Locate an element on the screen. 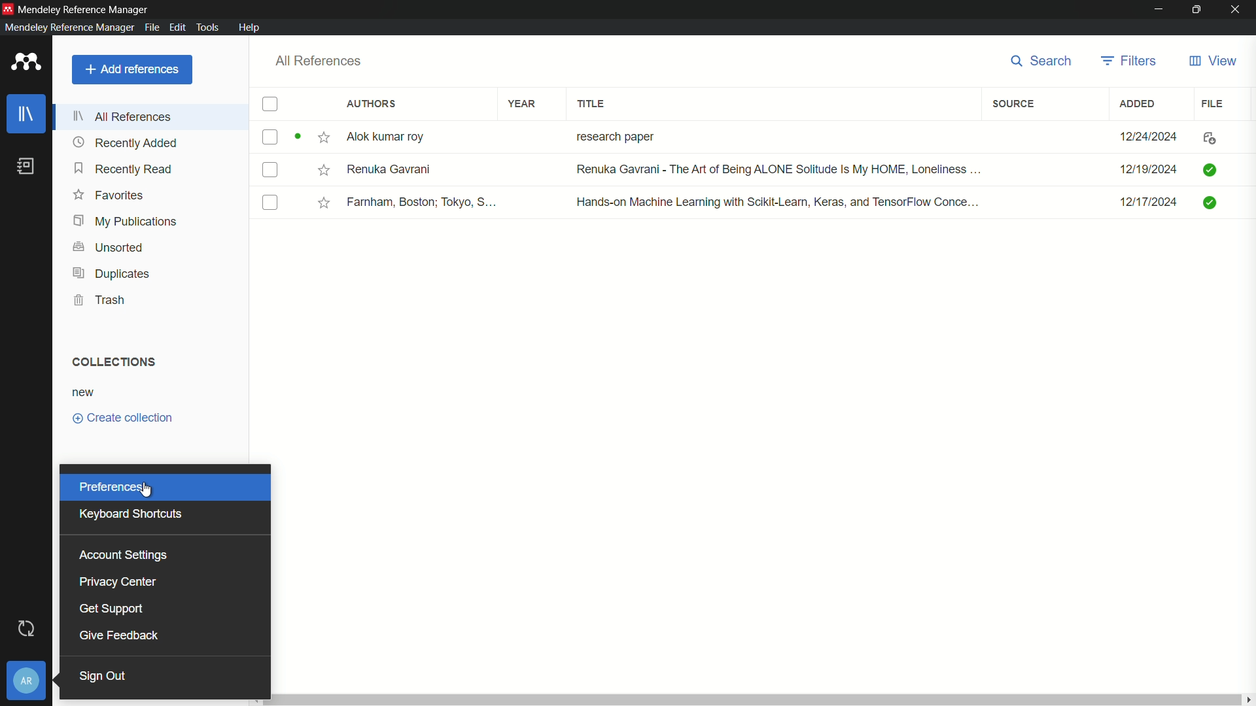 The height and width of the screenshot is (706, 1256). file is located at coordinates (1213, 103).